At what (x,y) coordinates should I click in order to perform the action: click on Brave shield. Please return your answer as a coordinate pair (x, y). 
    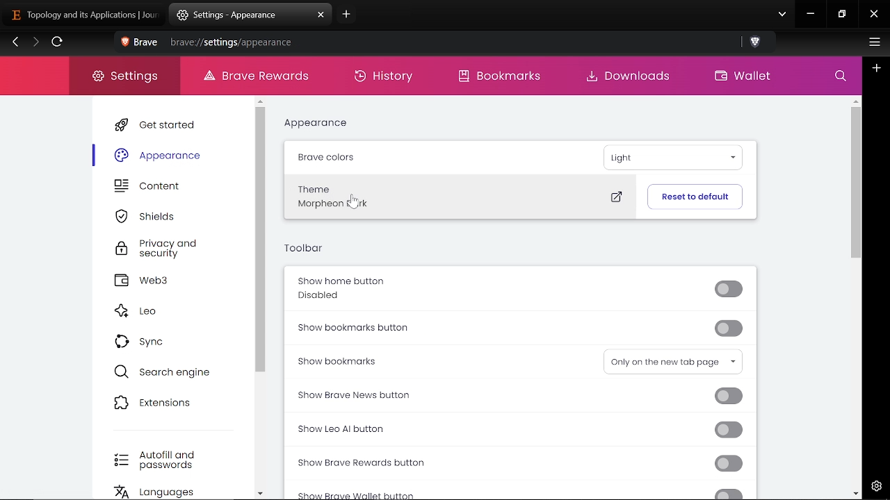
    Looking at the image, I should click on (756, 43).